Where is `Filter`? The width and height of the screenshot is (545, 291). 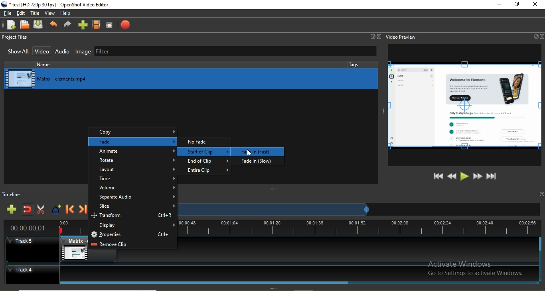
Filter is located at coordinates (235, 52).